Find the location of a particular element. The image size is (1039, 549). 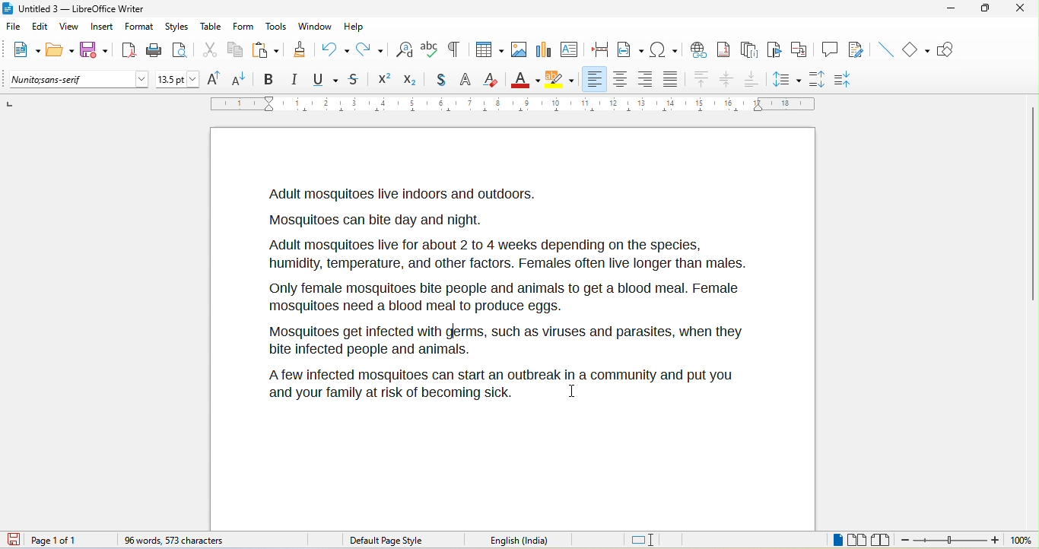

strikethrough is located at coordinates (354, 81).